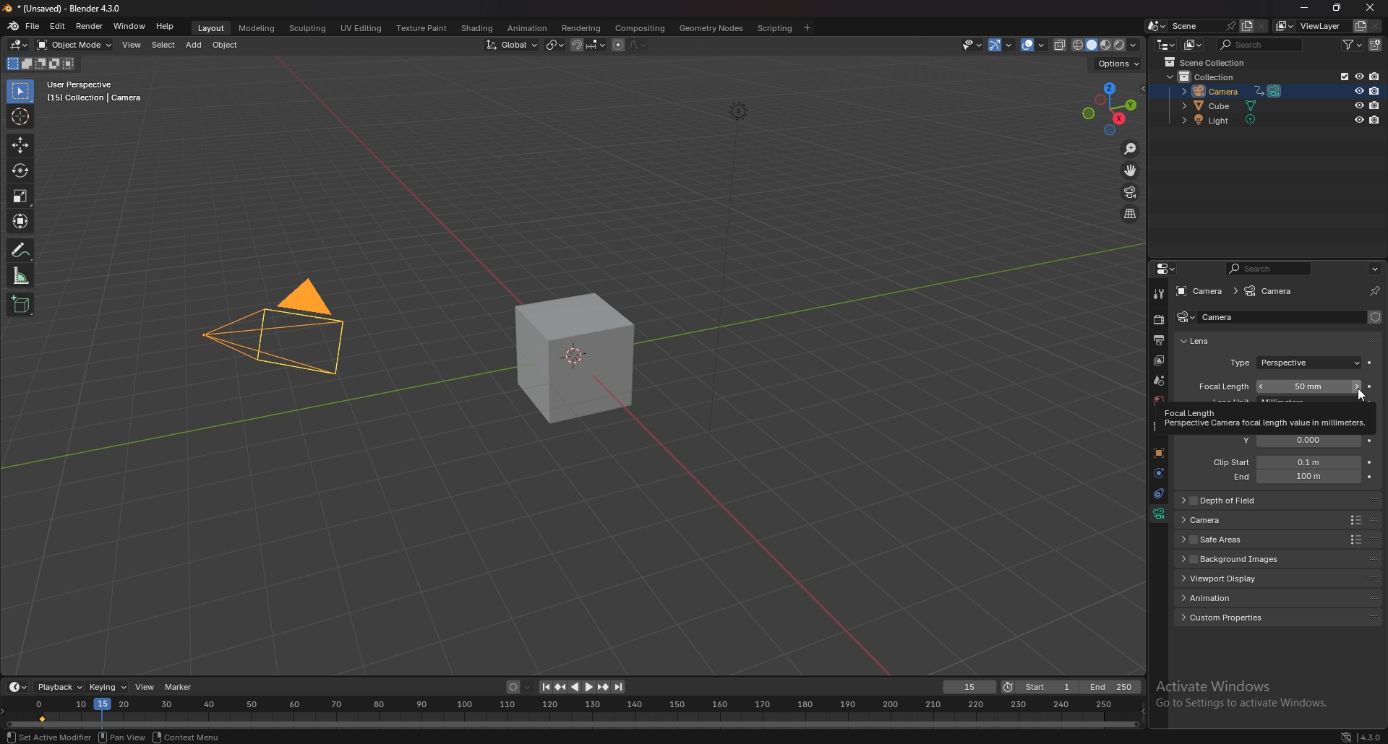 This screenshot has width=1388, height=744. What do you see at coordinates (226, 46) in the screenshot?
I see `object` at bounding box center [226, 46].